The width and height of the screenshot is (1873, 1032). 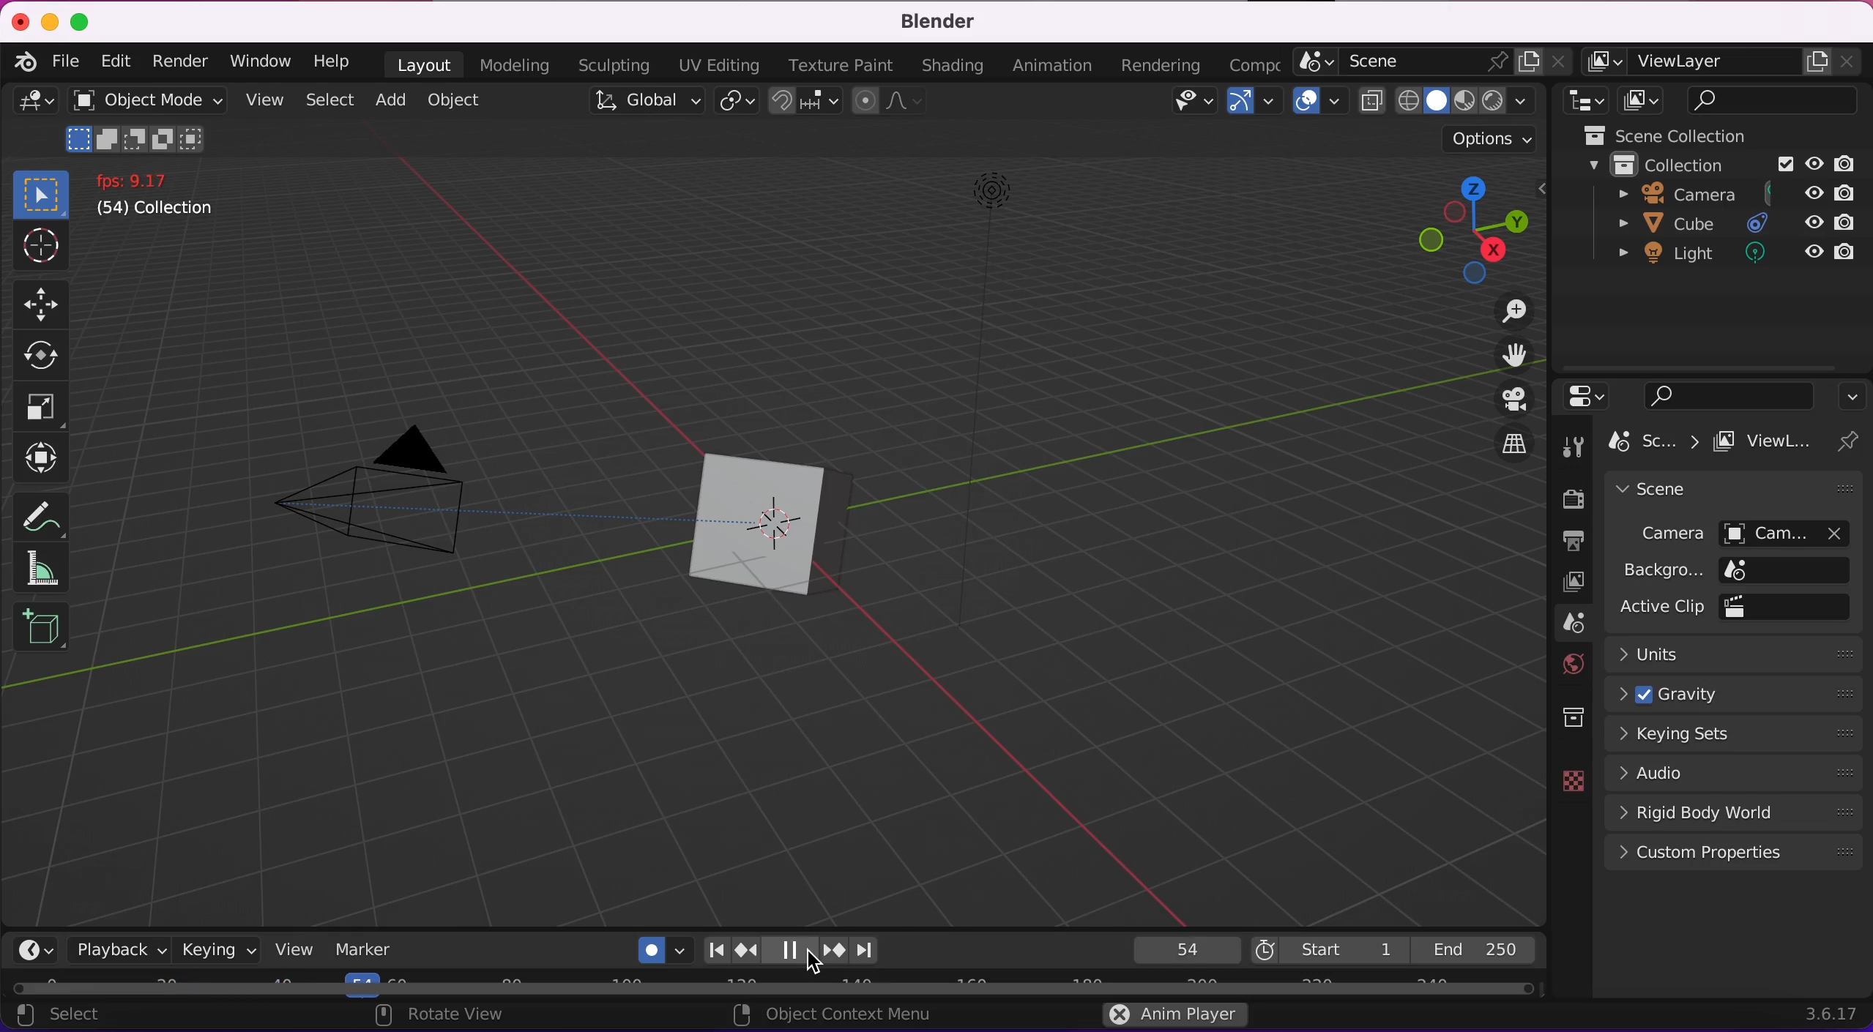 What do you see at coordinates (837, 66) in the screenshot?
I see `texture paint` at bounding box center [837, 66].